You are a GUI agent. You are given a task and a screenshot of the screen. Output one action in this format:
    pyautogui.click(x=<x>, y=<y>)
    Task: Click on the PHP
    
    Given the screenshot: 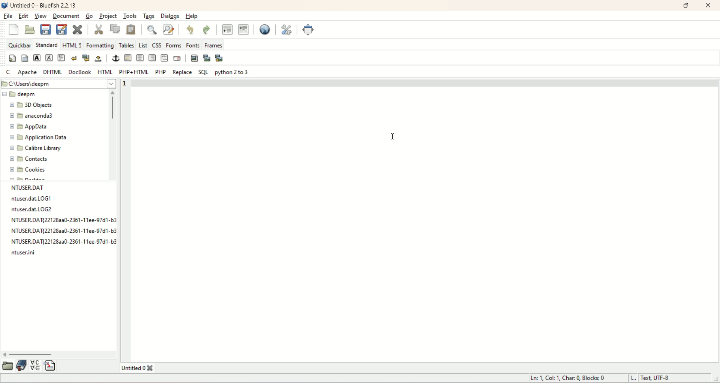 What is the action you would take?
    pyautogui.click(x=159, y=72)
    